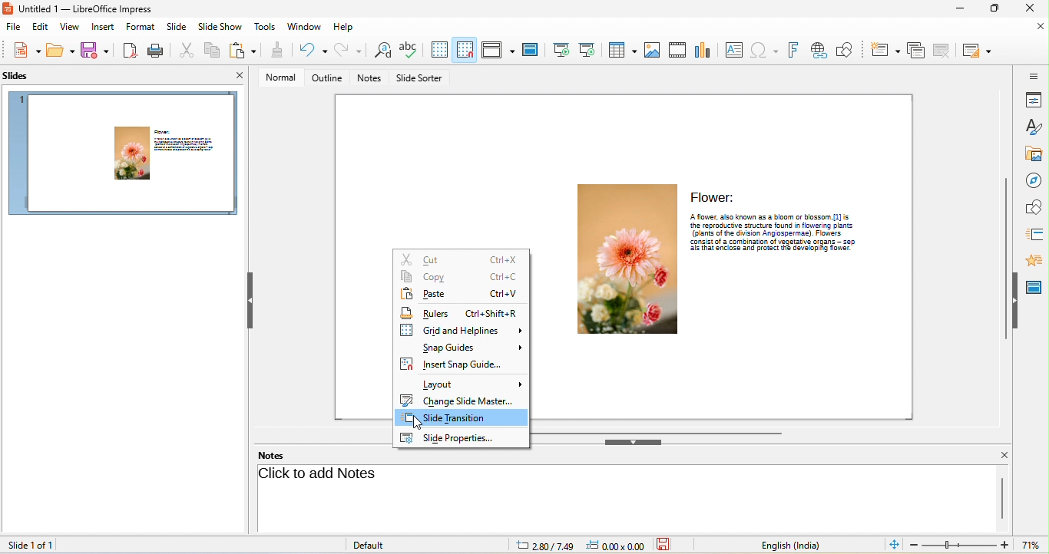 The height and width of the screenshot is (554, 1049). What do you see at coordinates (977, 51) in the screenshot?
I see `slide layout` at bounding box center [977, 51].